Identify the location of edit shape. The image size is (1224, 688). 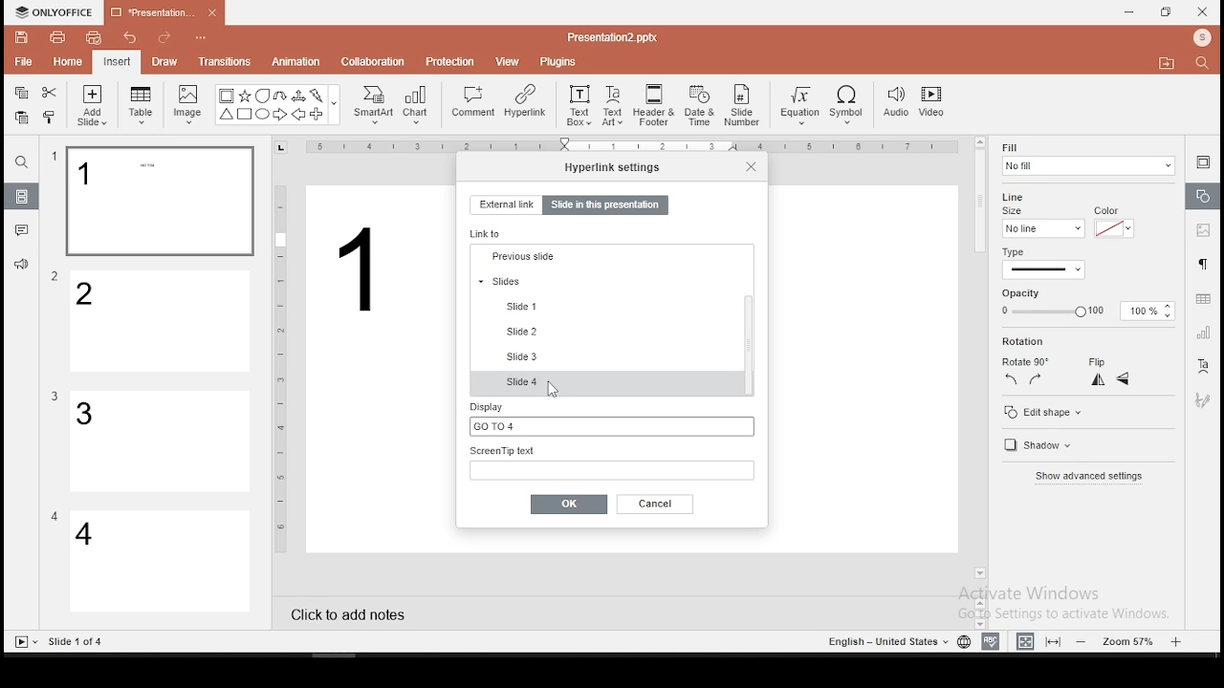
(1041, 412).